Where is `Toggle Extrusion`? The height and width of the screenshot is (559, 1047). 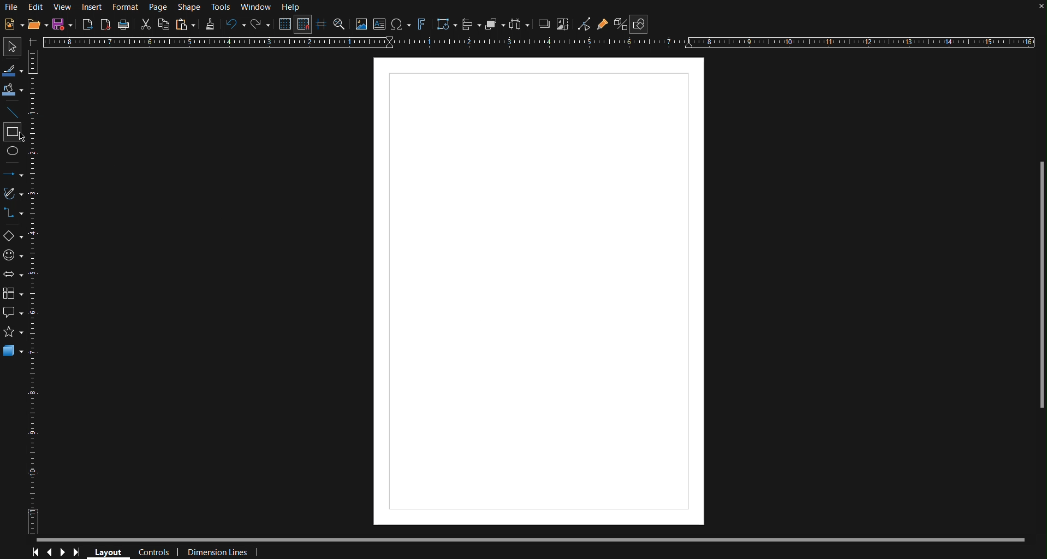
Toggle Extrusion is located at coordinates (621, 23).